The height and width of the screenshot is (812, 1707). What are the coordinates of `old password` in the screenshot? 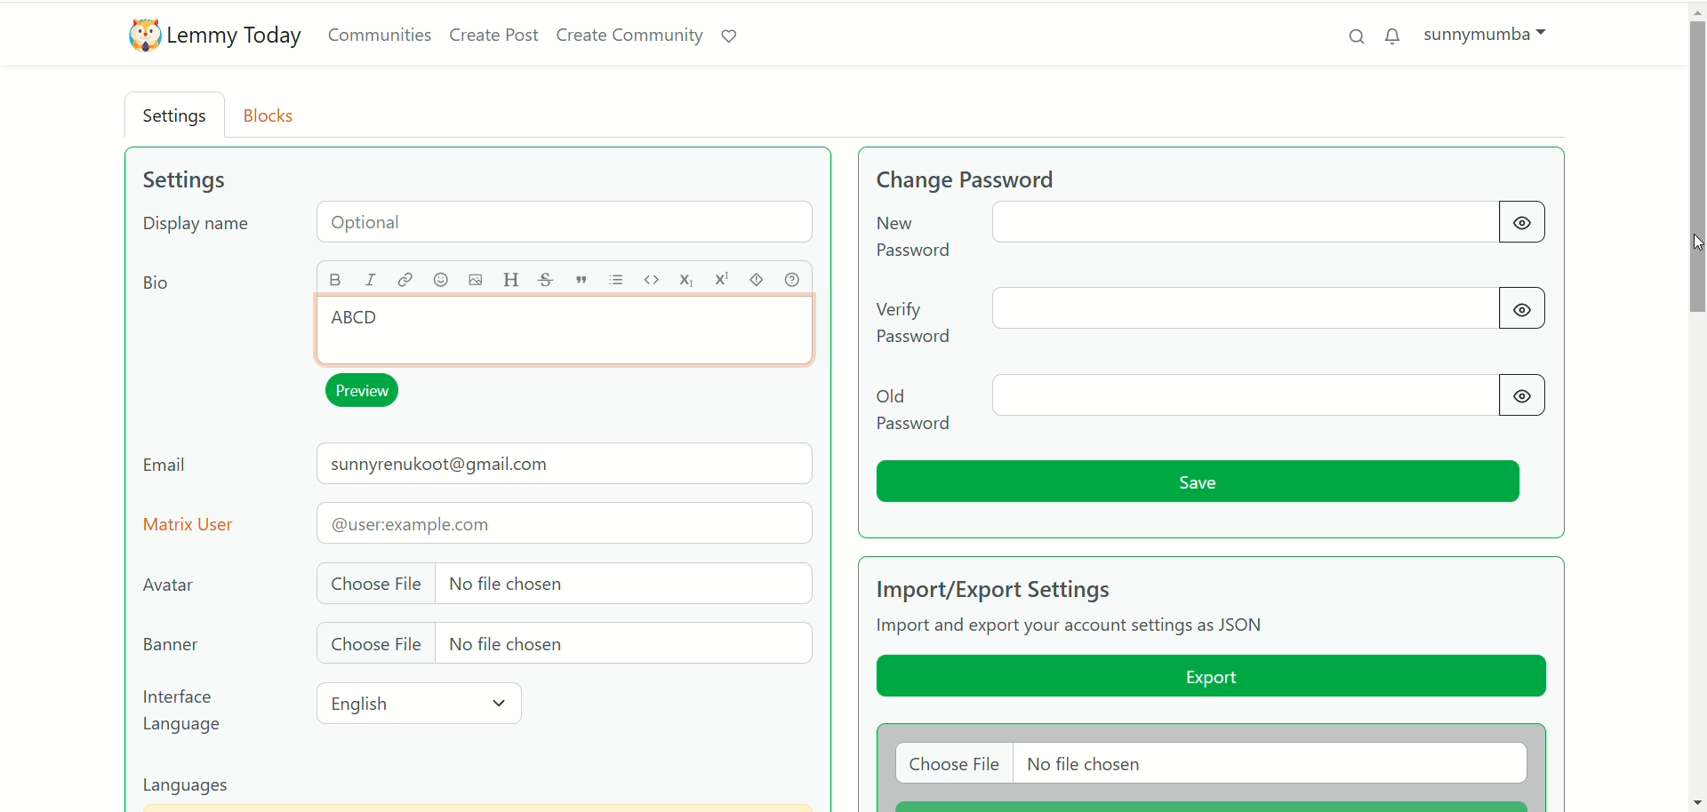 It's located at (1213, 404).